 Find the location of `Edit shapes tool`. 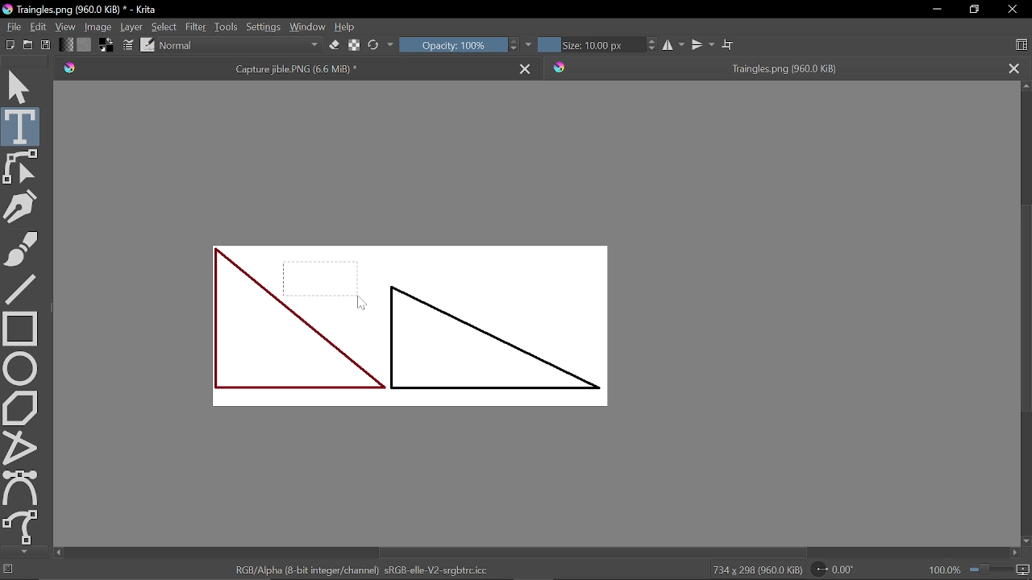

Edit shapes tool is located at coordinates (21, 167).